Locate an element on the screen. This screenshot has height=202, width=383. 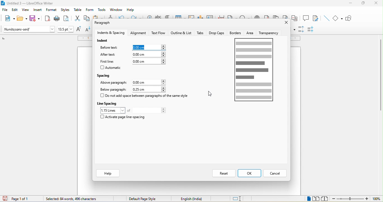
0.25 cm is located at coordinates (145, 90).